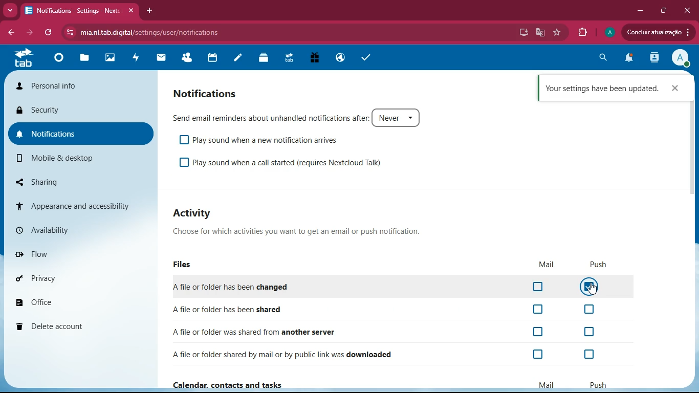  I want to click on push, so click(599, 264).